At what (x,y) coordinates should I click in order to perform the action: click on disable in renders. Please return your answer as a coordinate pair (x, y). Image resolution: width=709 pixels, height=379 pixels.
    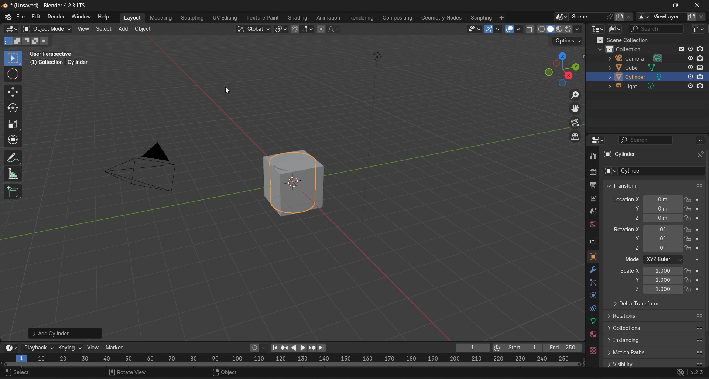
    Looking at the image, I should click on (702, 77).